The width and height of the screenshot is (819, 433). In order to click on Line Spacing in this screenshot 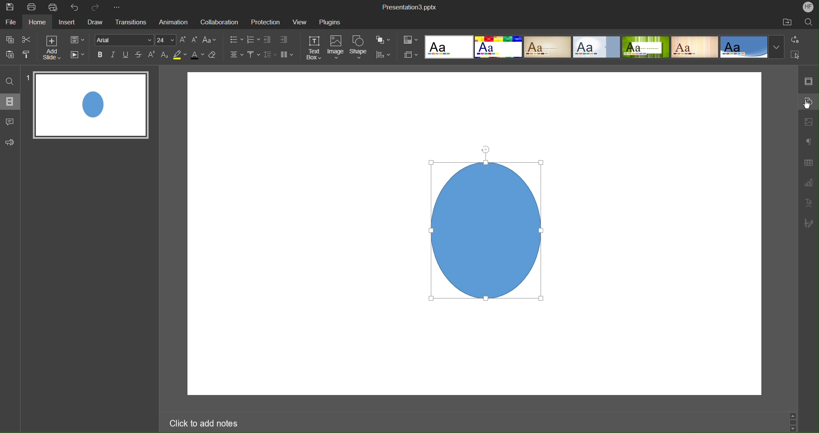, I will do `click(269, 55)`.